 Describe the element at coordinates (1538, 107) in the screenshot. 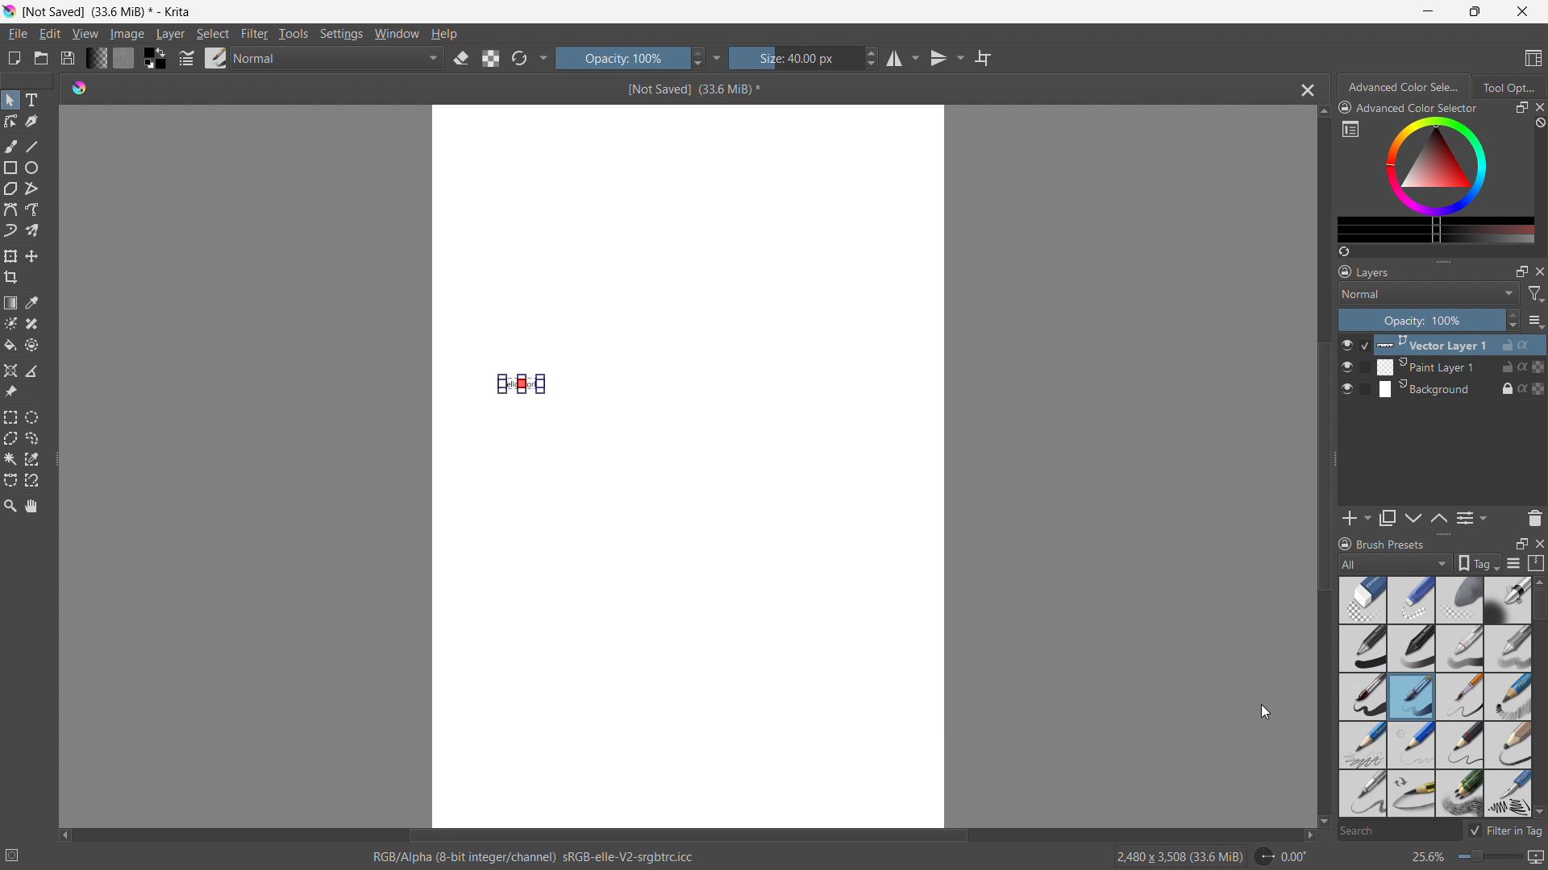

I see `close` at that location.